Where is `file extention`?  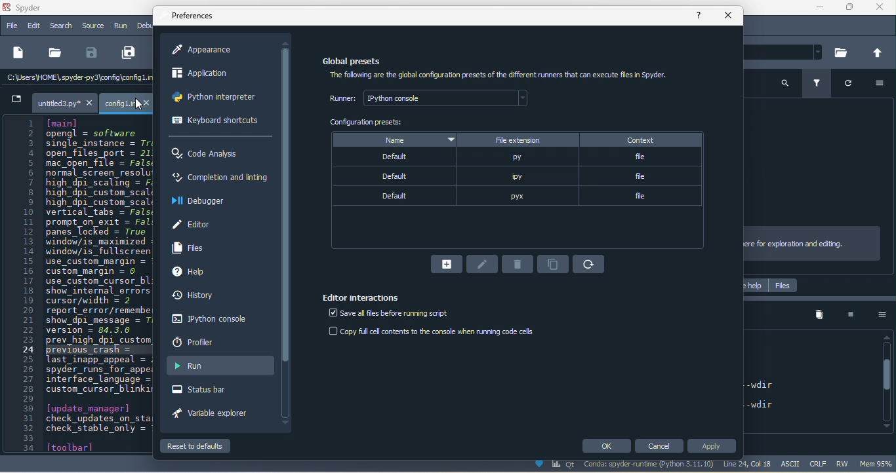 file extention is located at coordinates (518, 139).